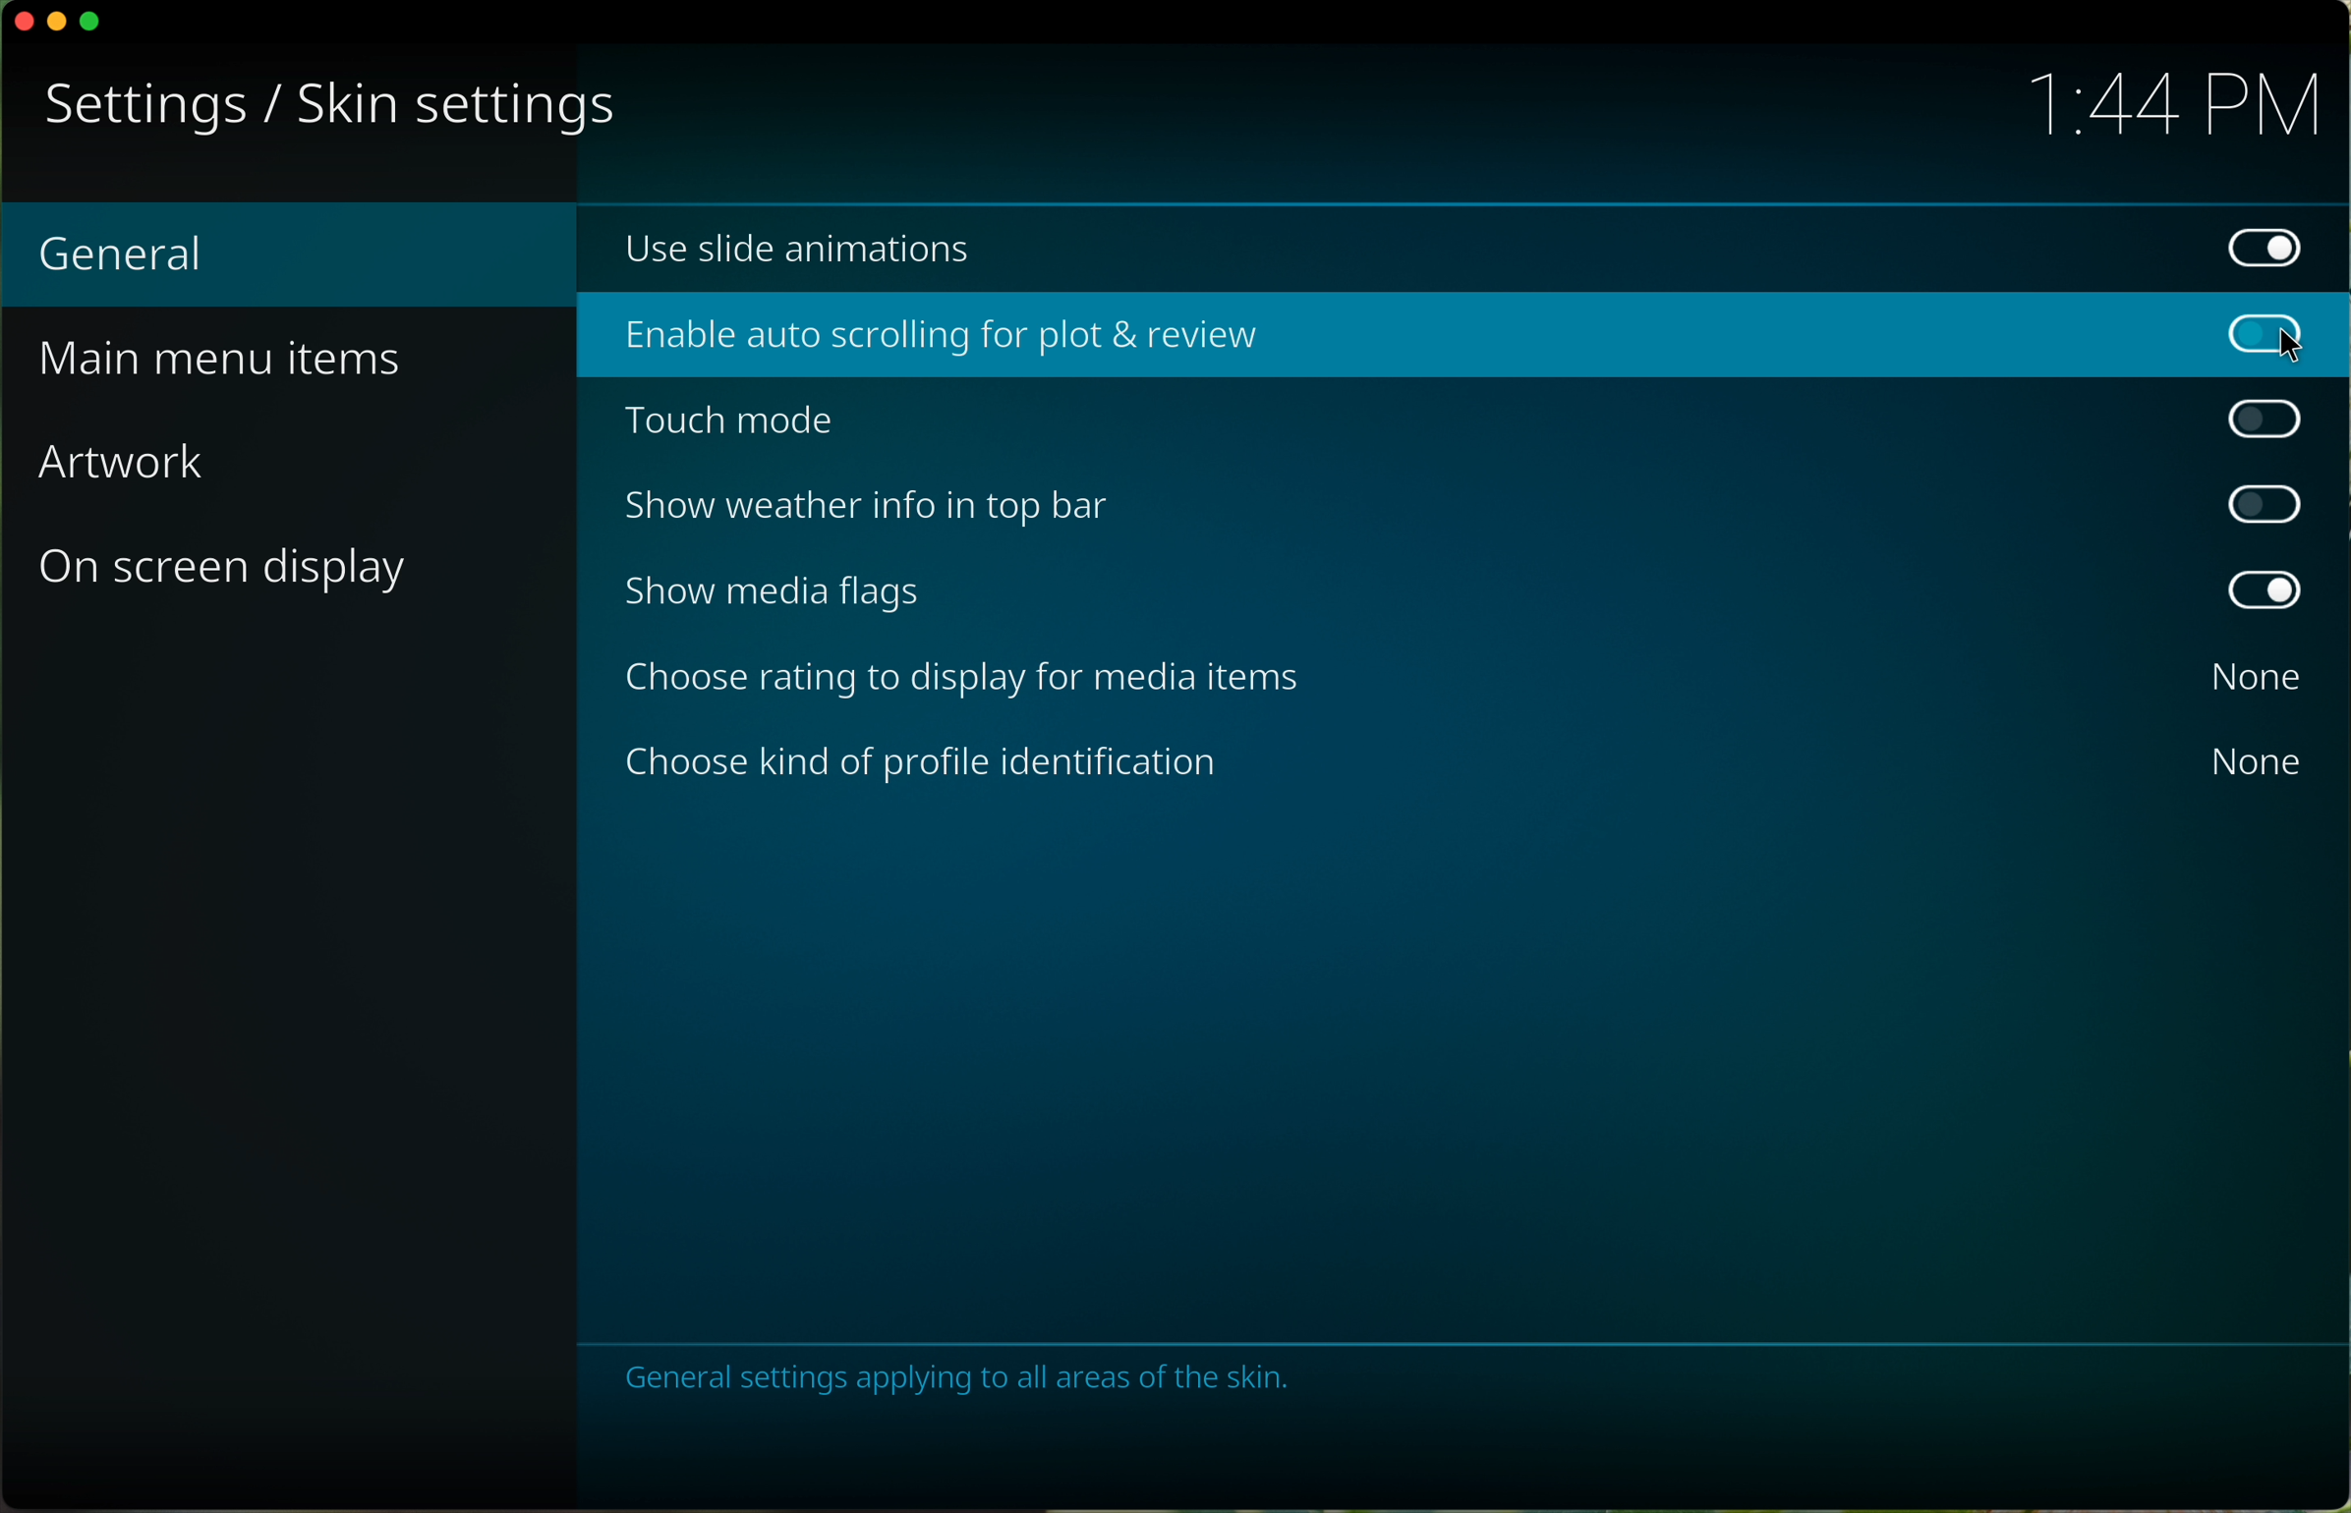 The height and width of the screenshot is (1513, 2351). What do you see at coordinates (1458, 423) in the screenshot?
I see `disable touch mode` at bounding box center [1458, 423].